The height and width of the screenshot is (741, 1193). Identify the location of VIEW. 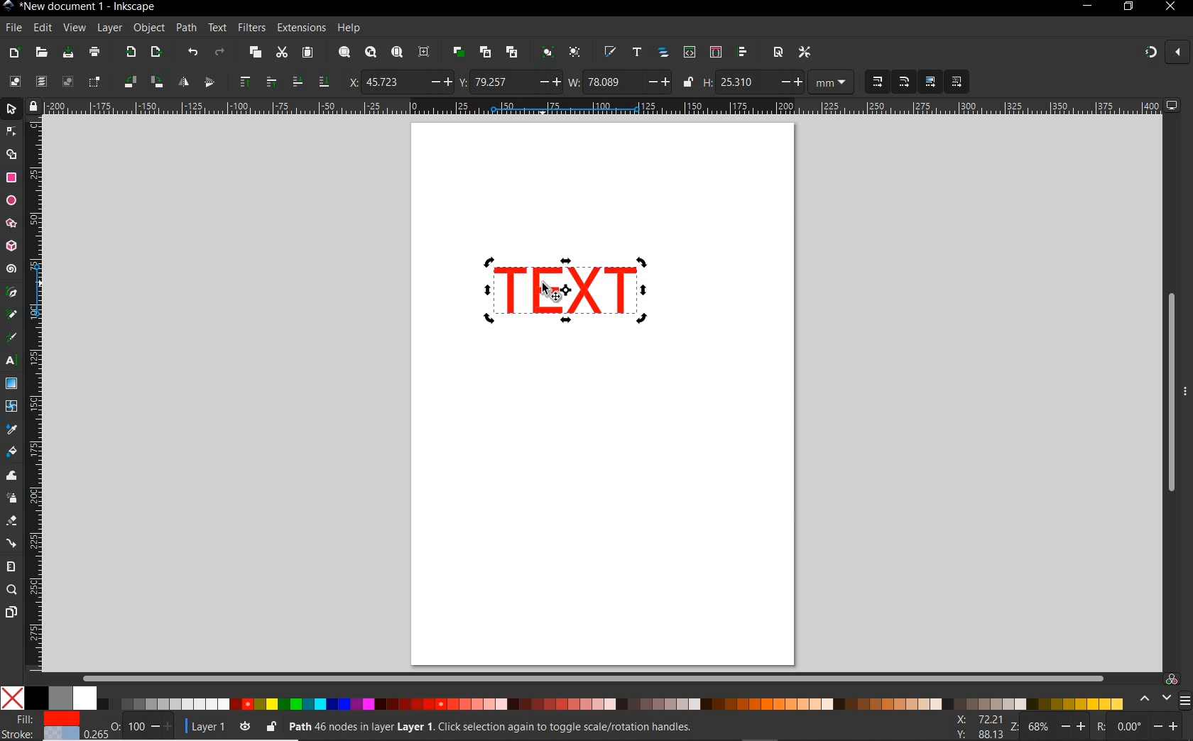
(74, 28).